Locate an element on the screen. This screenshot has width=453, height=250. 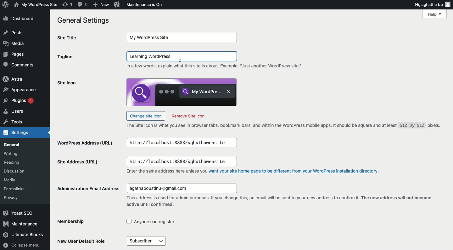
Administration email address is located at coordinates (89, 188).